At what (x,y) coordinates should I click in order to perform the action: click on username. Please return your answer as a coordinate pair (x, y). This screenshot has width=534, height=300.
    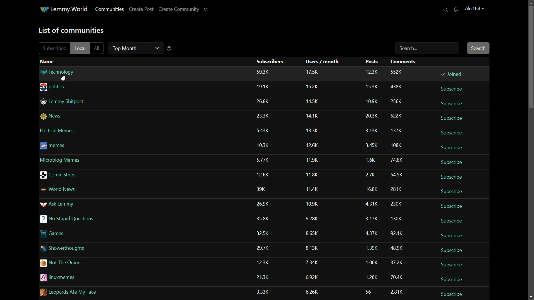
    Looking at the image, I should click on (475, 9).